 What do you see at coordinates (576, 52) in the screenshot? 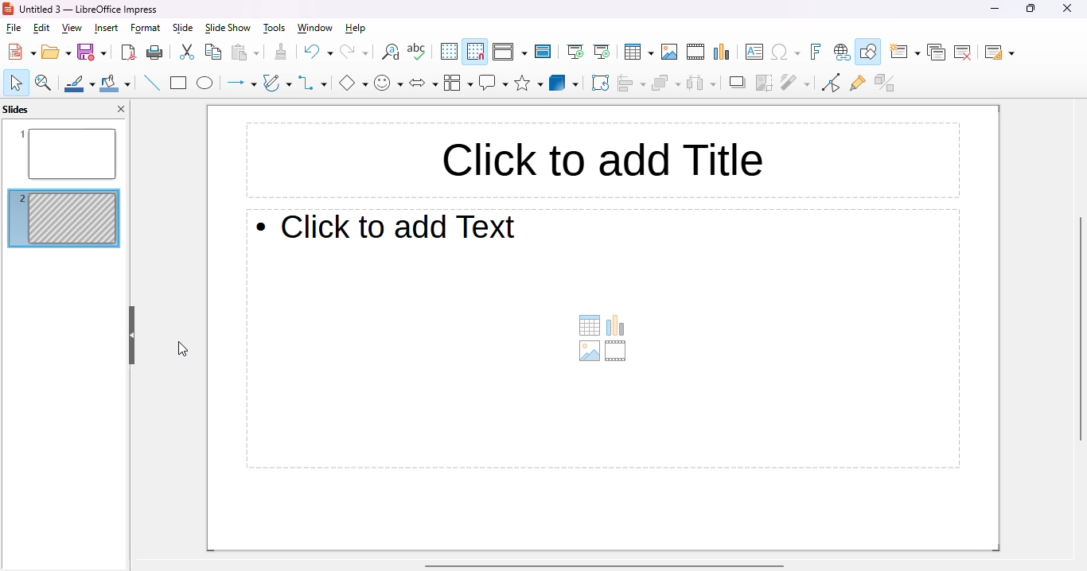
I see `start from first slide` at bounding box center [576, 52].